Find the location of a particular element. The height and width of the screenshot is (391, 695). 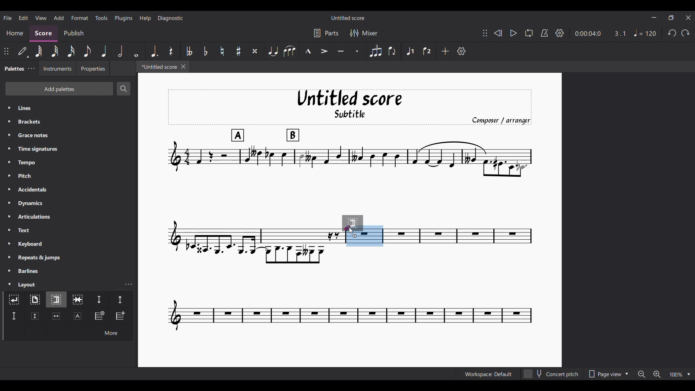

Repeats and jumps is located at coordinates (68, 258).